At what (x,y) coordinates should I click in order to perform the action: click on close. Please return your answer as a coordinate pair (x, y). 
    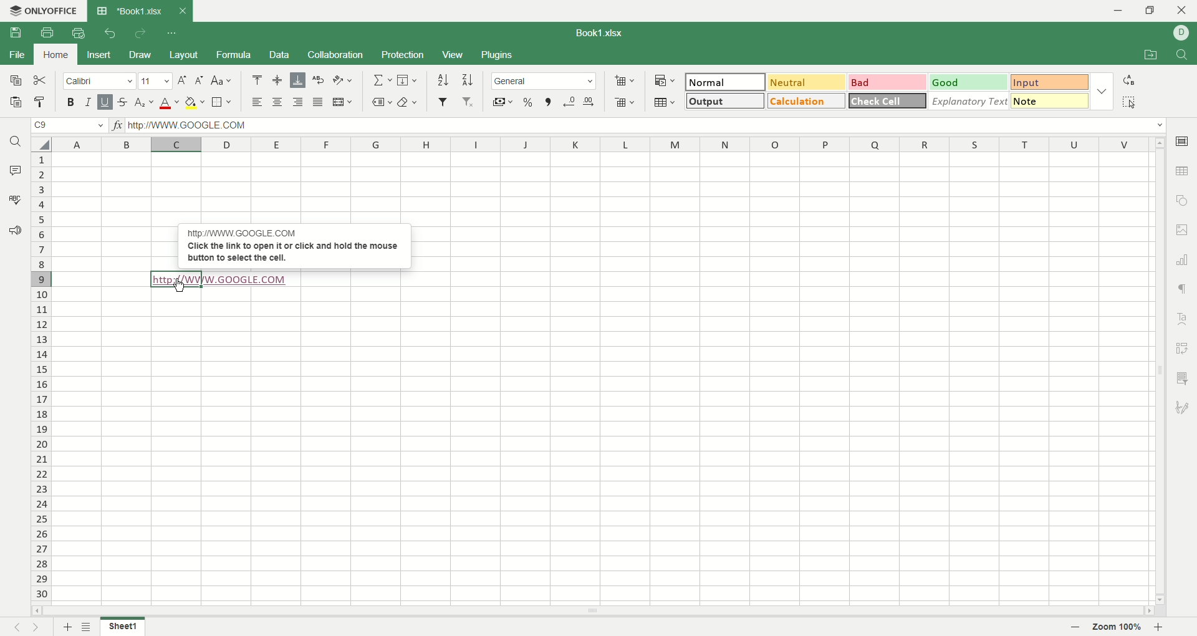
    Looking at the image, I should click on (1182, 11).